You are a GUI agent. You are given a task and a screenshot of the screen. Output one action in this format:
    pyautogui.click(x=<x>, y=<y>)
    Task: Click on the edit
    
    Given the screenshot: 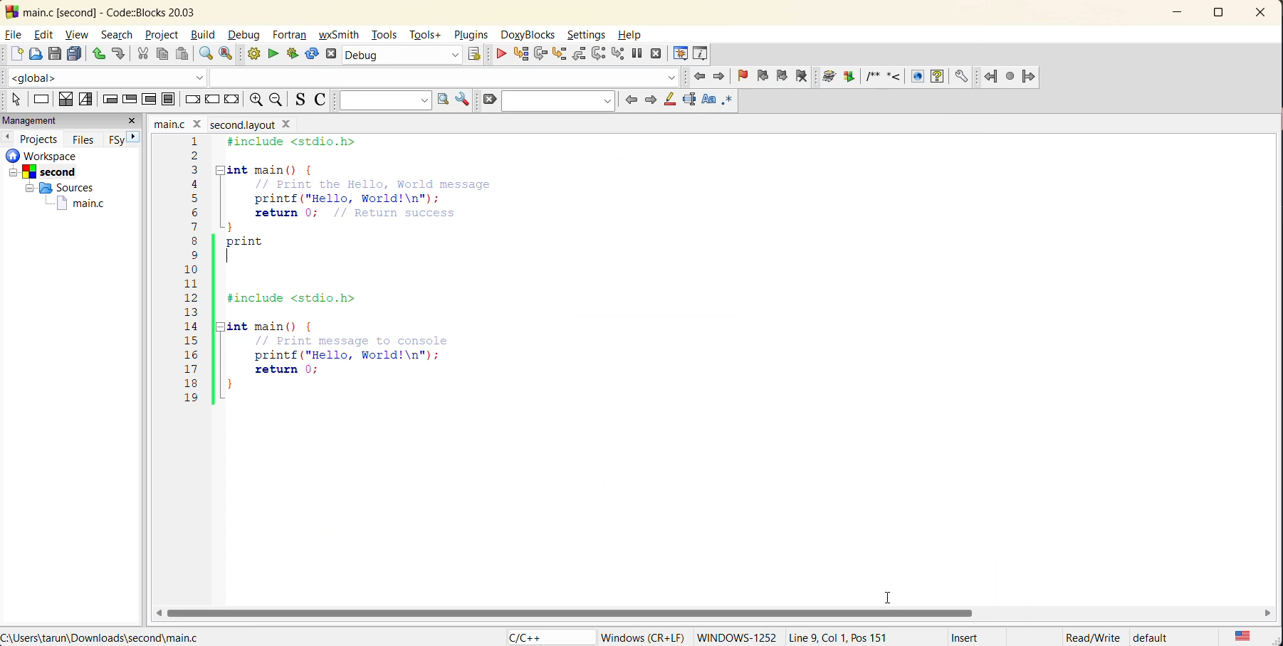 What is the action you would take?
    pyautogui.click(x=46, y=34)
    